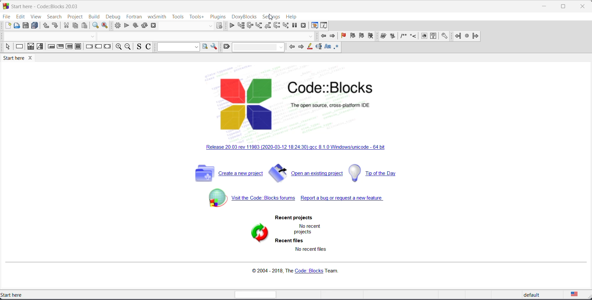 Image resolution: width=592 pixels, height=300 pixels. What do you see at coordinates (267, 25) in the screenshot?
I see `step out` at bounding box center [267, 25].